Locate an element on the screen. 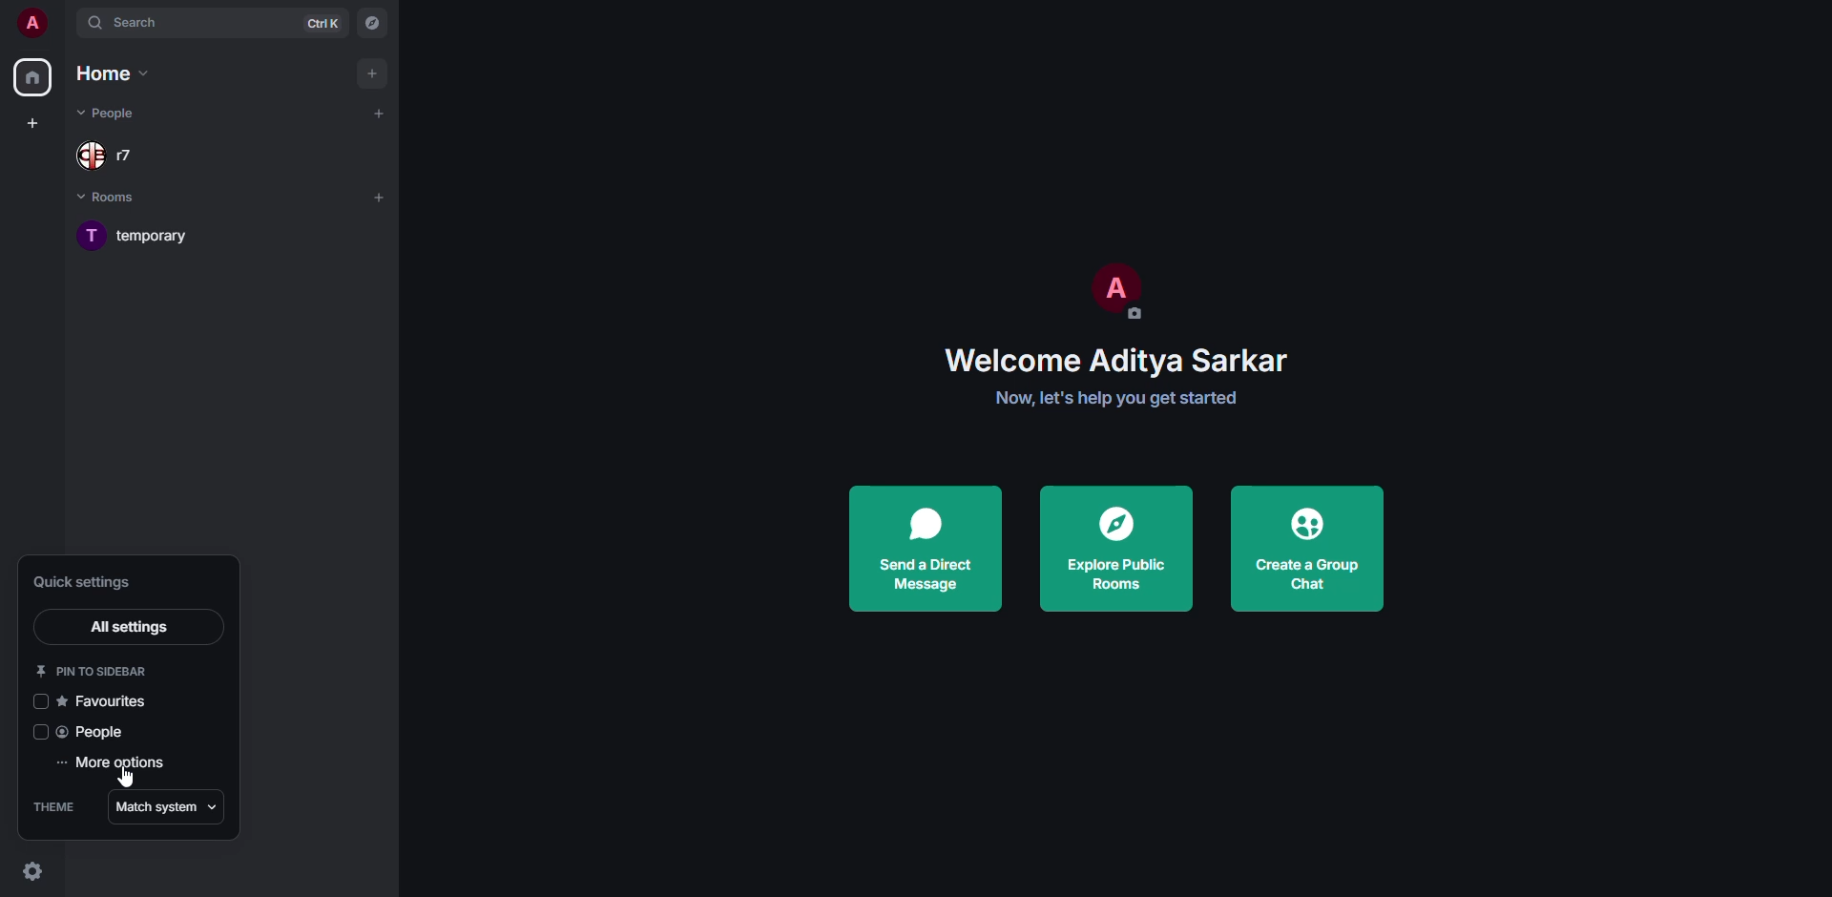  cursor is located at coordinates (129, 782).